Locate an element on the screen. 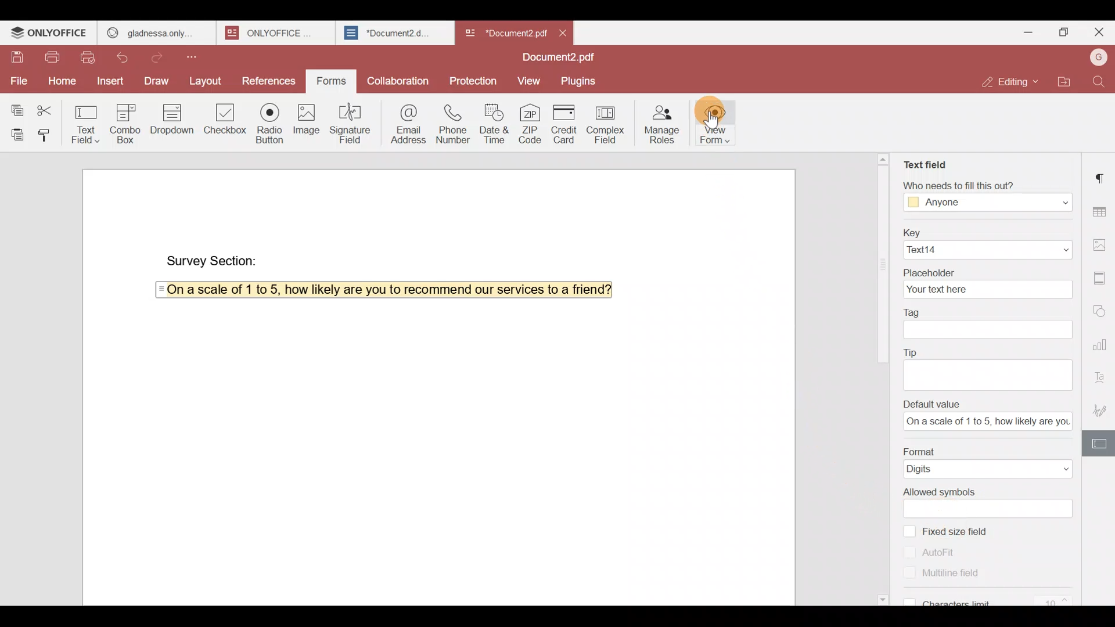 The height and width of the screenshot is (627, 1115). Print file is located at coordinates (48, 55).